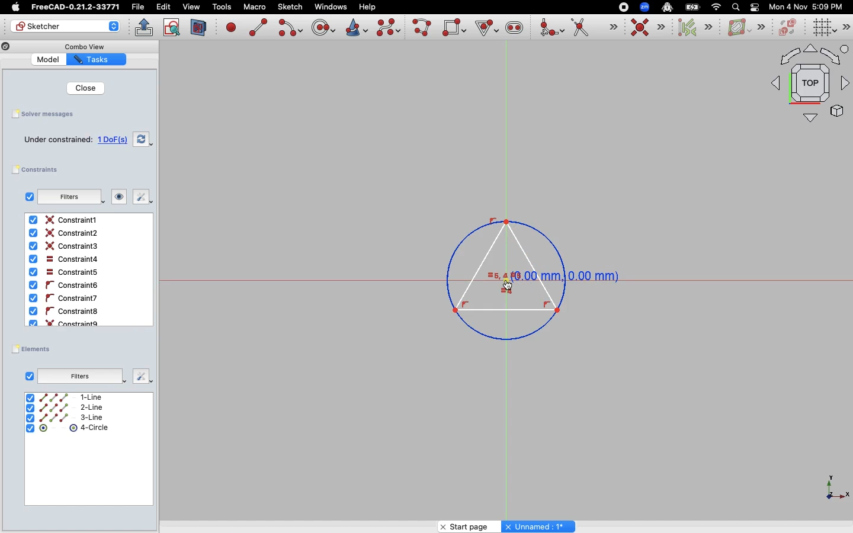 Image resolution: width=853 pixels, height=533 pixels. What do you see at coordinates (66, 233) in the screenshot?
I see `Constraint2` at bounding box center [66, 233].